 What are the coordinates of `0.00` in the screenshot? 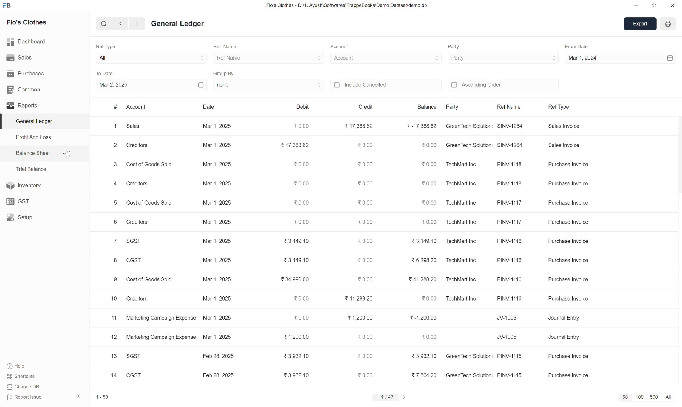 It's located at (298, 202).